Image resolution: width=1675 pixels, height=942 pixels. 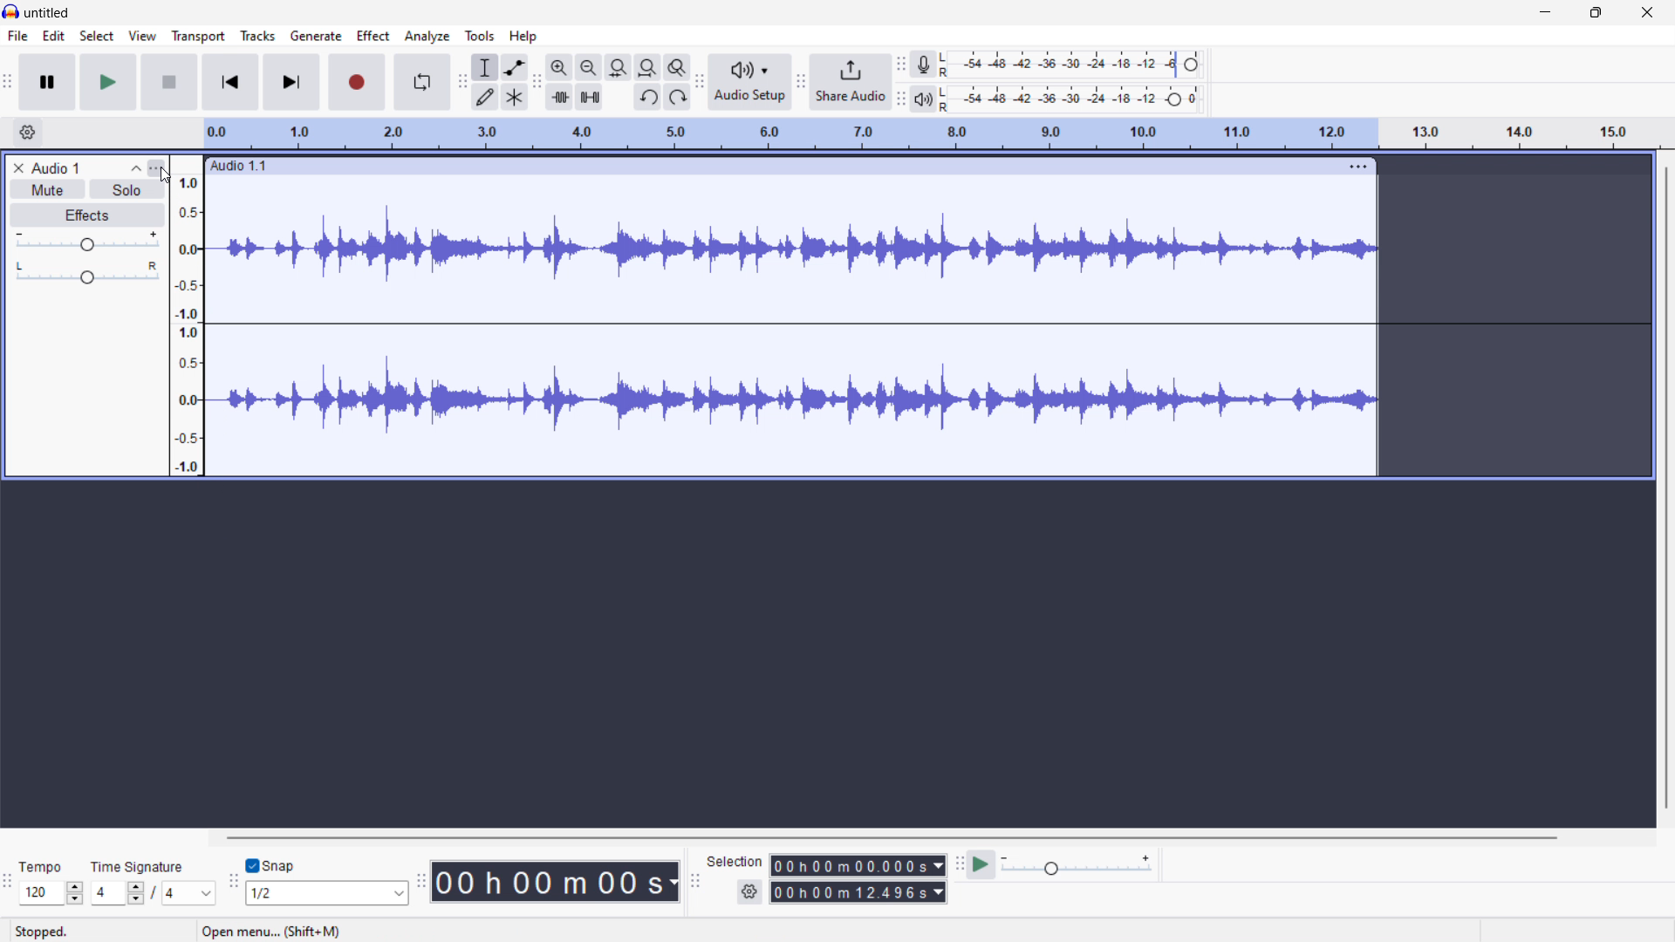 What do you see at coordinates (677, 97) in the screenshot?
I see `redo` at bounding box center [677, 97].